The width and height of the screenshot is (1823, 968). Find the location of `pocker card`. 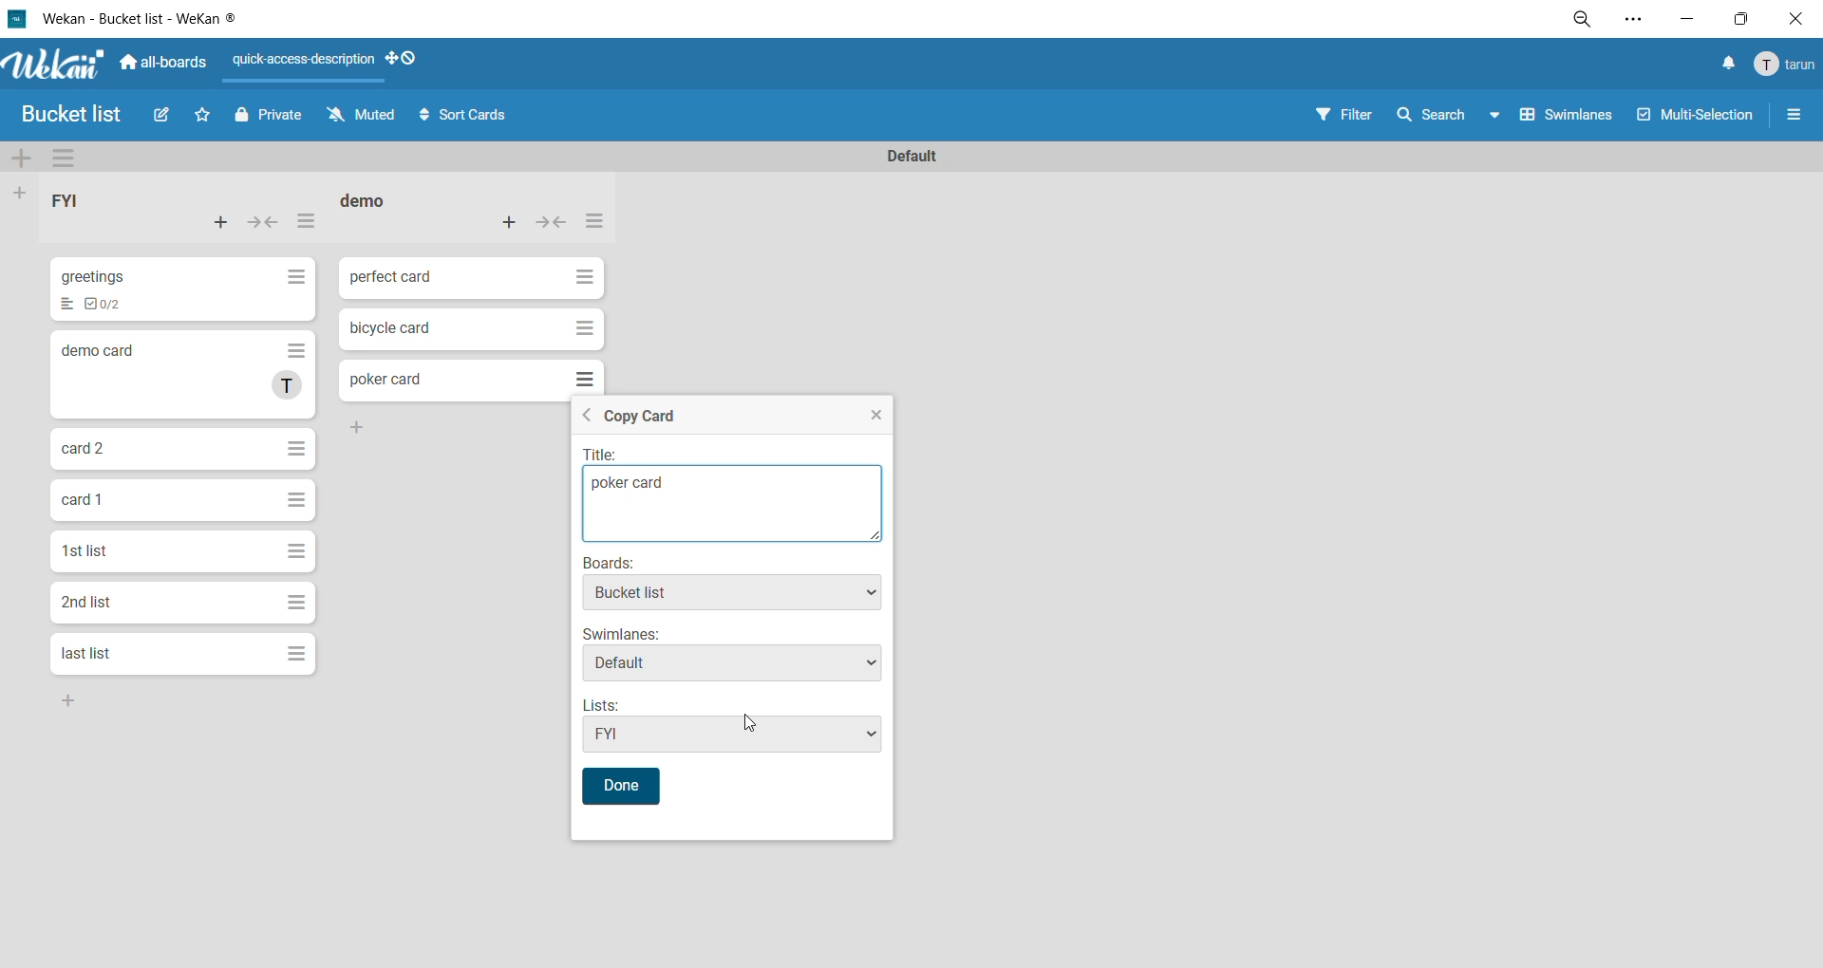

pocker card is located at coordinates (732, 506).